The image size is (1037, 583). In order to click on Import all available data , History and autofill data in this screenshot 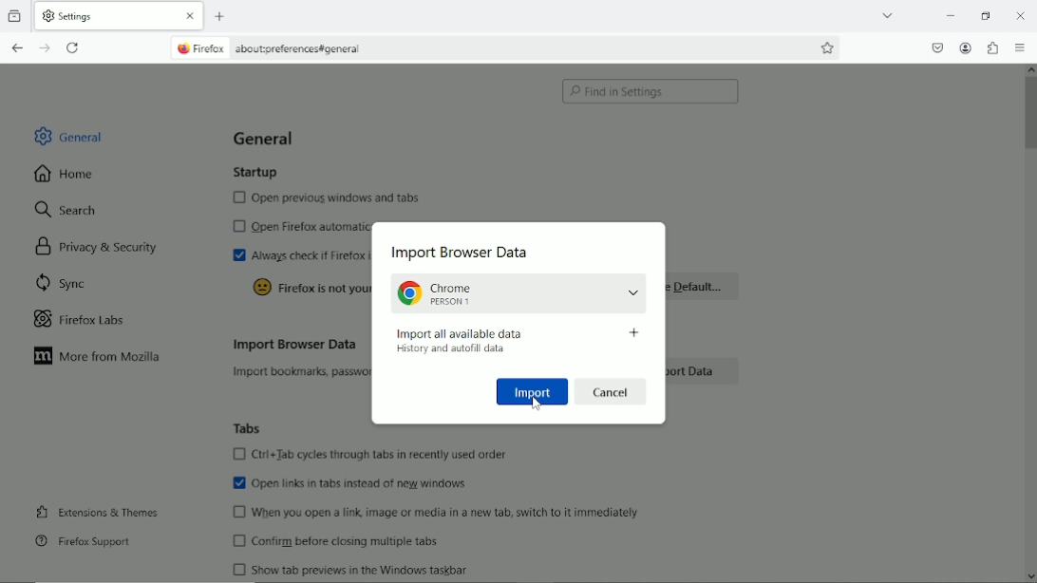, I will do `click(514, 342)`.